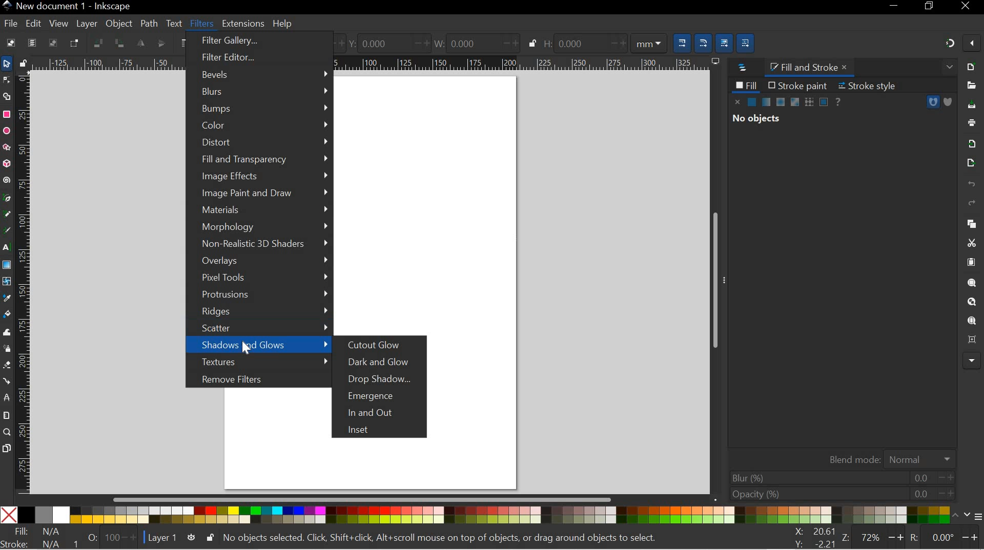 This screenshot has height=550, width=984. What do you see at coordinates (256, 378) in the screenshot?
I see `REMOVE FILTERS` at bounding box center [256, 378].